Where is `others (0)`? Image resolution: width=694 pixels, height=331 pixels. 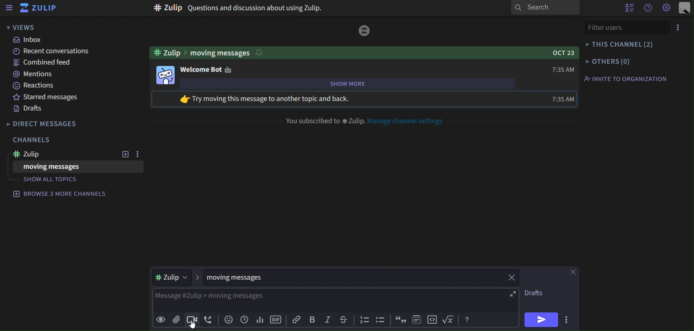
others (0) is located at coordinates (609, 61).